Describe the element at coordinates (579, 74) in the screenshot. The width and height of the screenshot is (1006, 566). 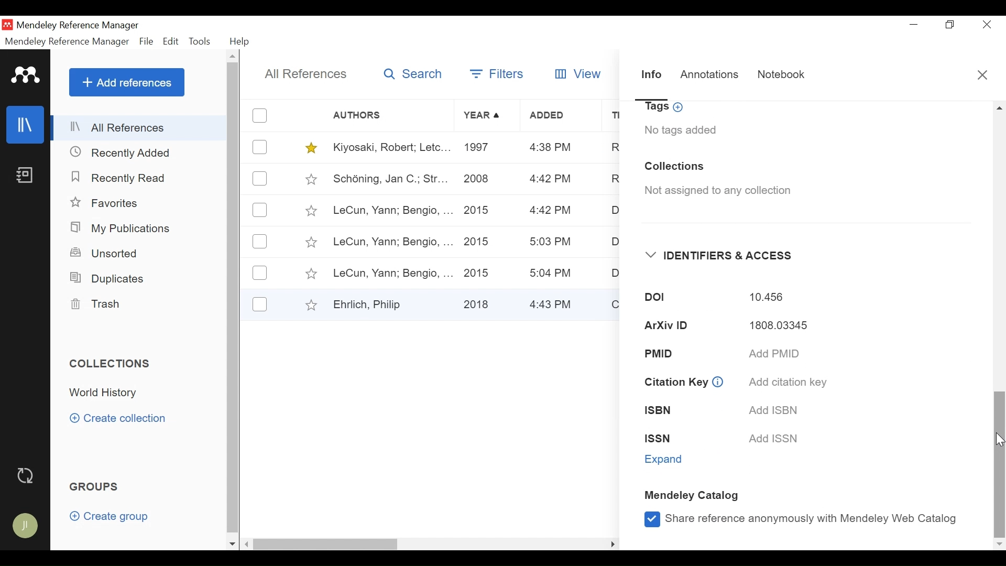
I see `View` at that location.